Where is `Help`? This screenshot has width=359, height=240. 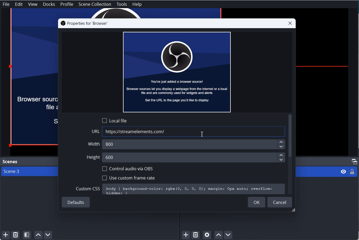 Help is located at coordinates (137, 4).